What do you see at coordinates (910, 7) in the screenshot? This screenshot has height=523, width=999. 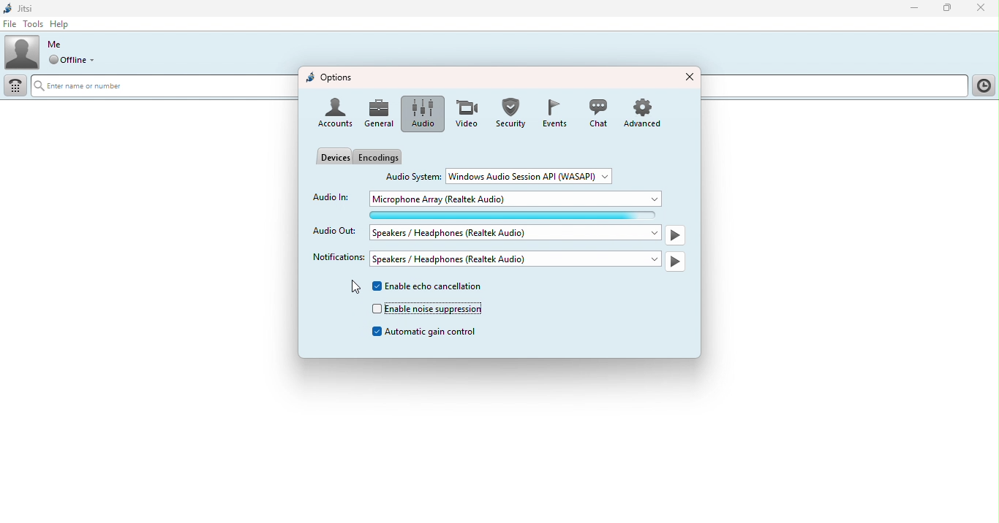 I see `Minimize` at bounding box center [910, 7].